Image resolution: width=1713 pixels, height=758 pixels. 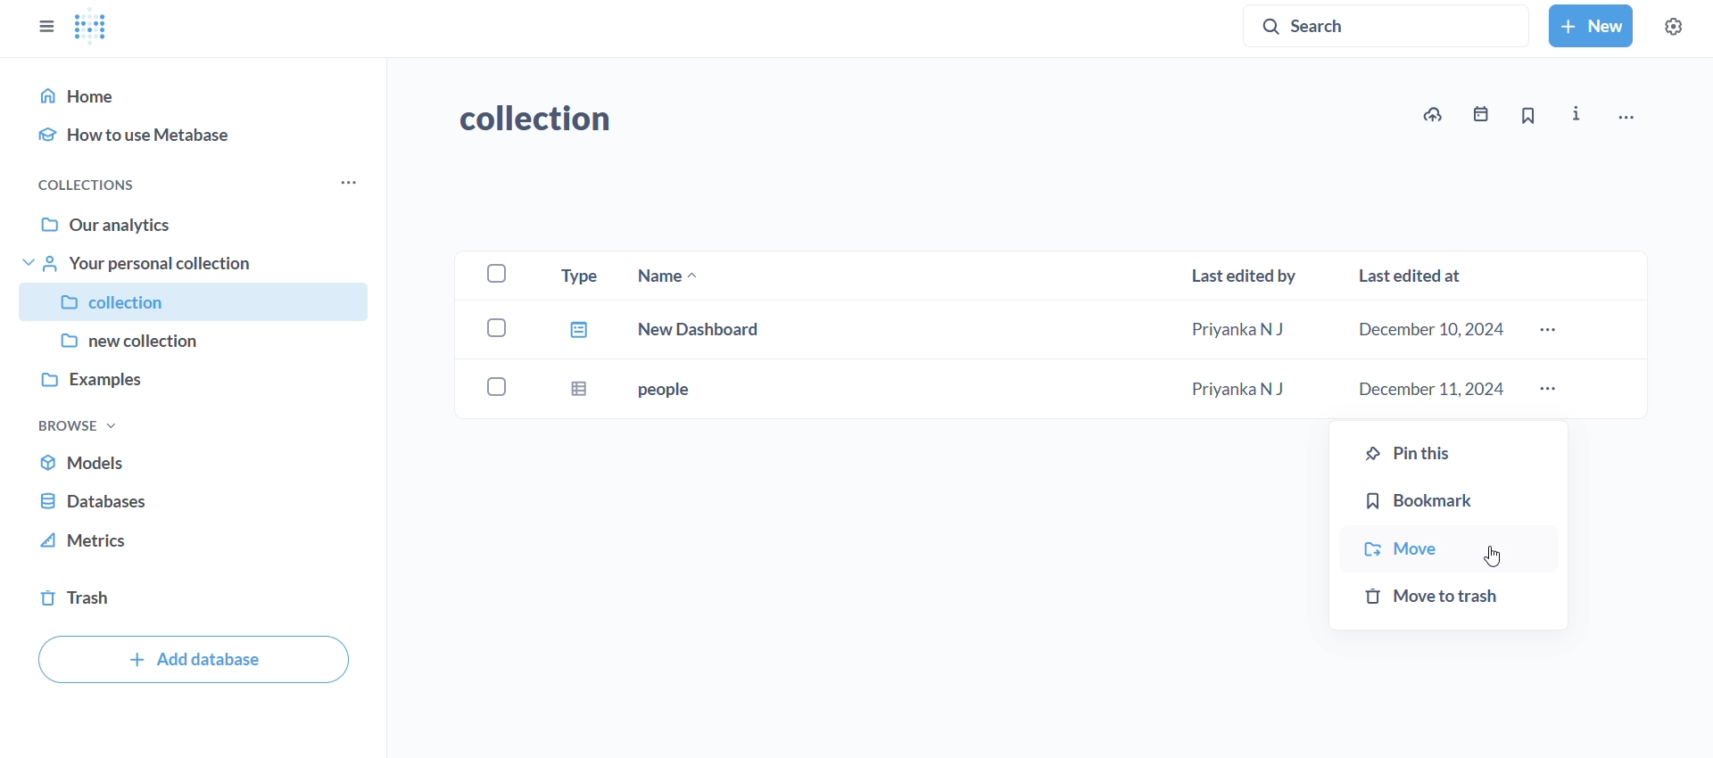 I want to click on add database, so click(x=194, y=660).